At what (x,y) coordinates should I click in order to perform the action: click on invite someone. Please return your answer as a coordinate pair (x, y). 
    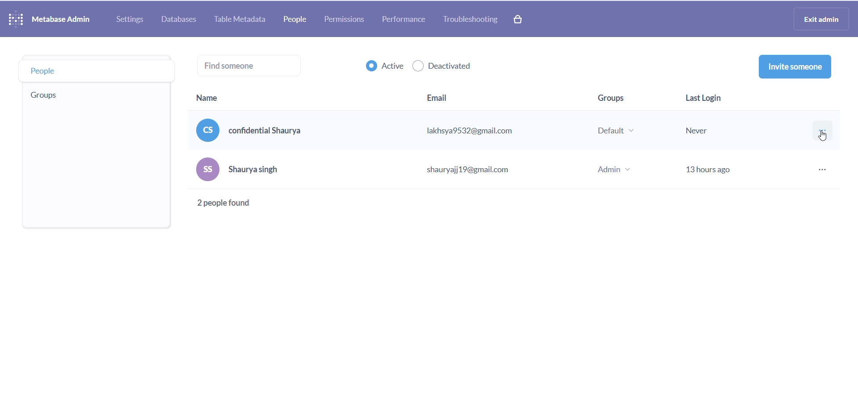
    Looking at the image, I should click on (797, 67).